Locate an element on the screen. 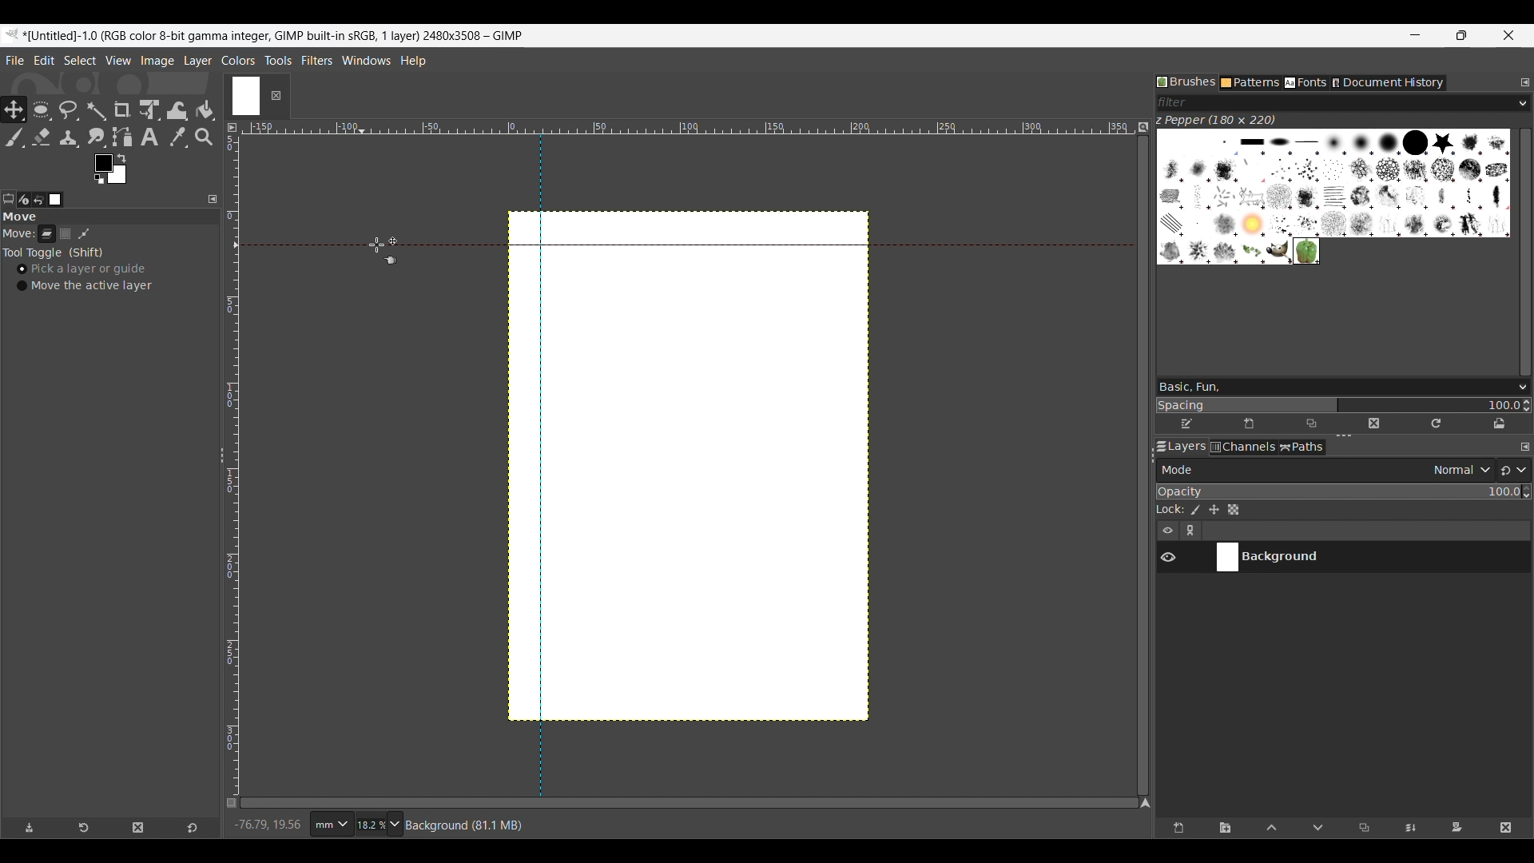 The image size is (1534, 863). Zoom tool is located at coordinates (205, 137).